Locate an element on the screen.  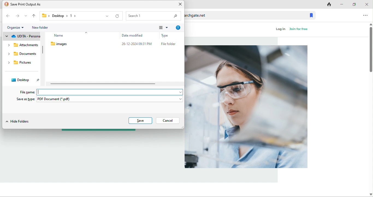
bookmark is located at coordinates (312, 14).